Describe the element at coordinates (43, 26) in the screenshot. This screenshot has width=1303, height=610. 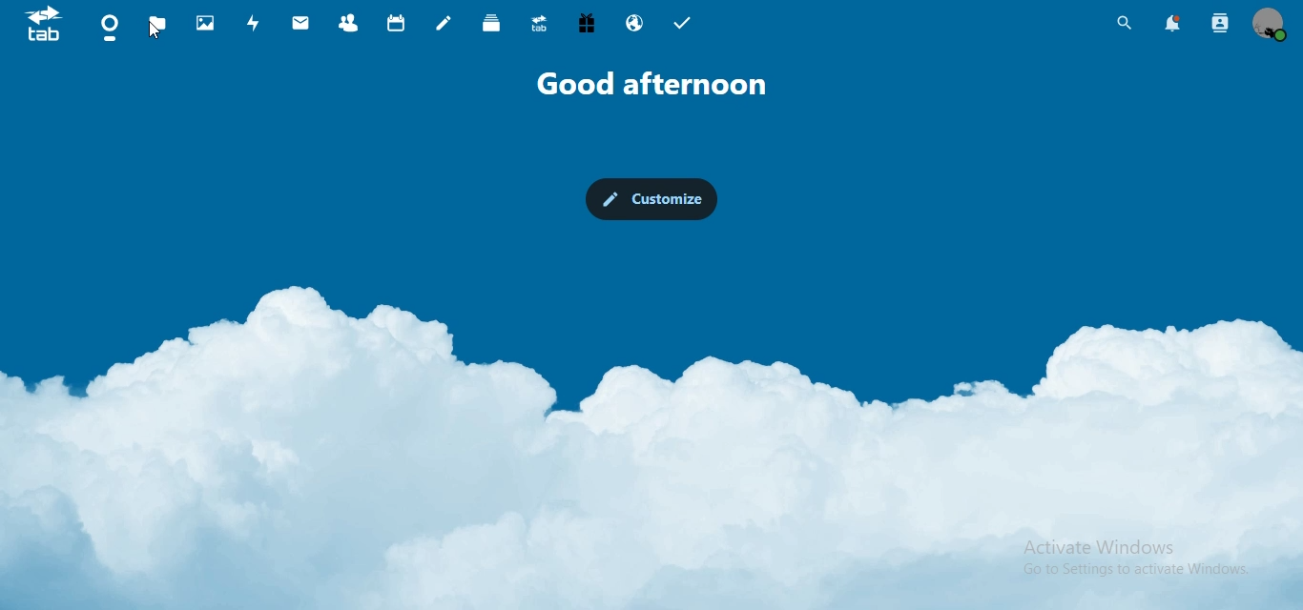
I see `icon` at that location.